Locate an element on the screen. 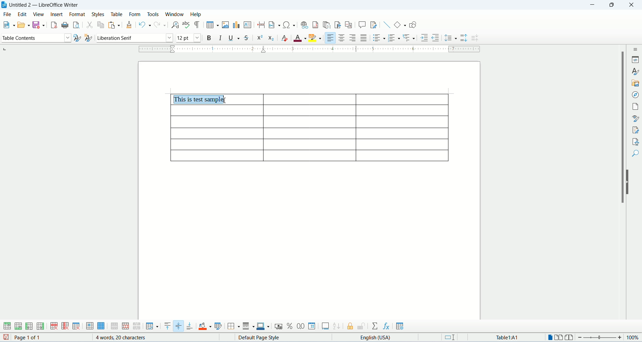  ordered list is located at coordinates (395, 37).